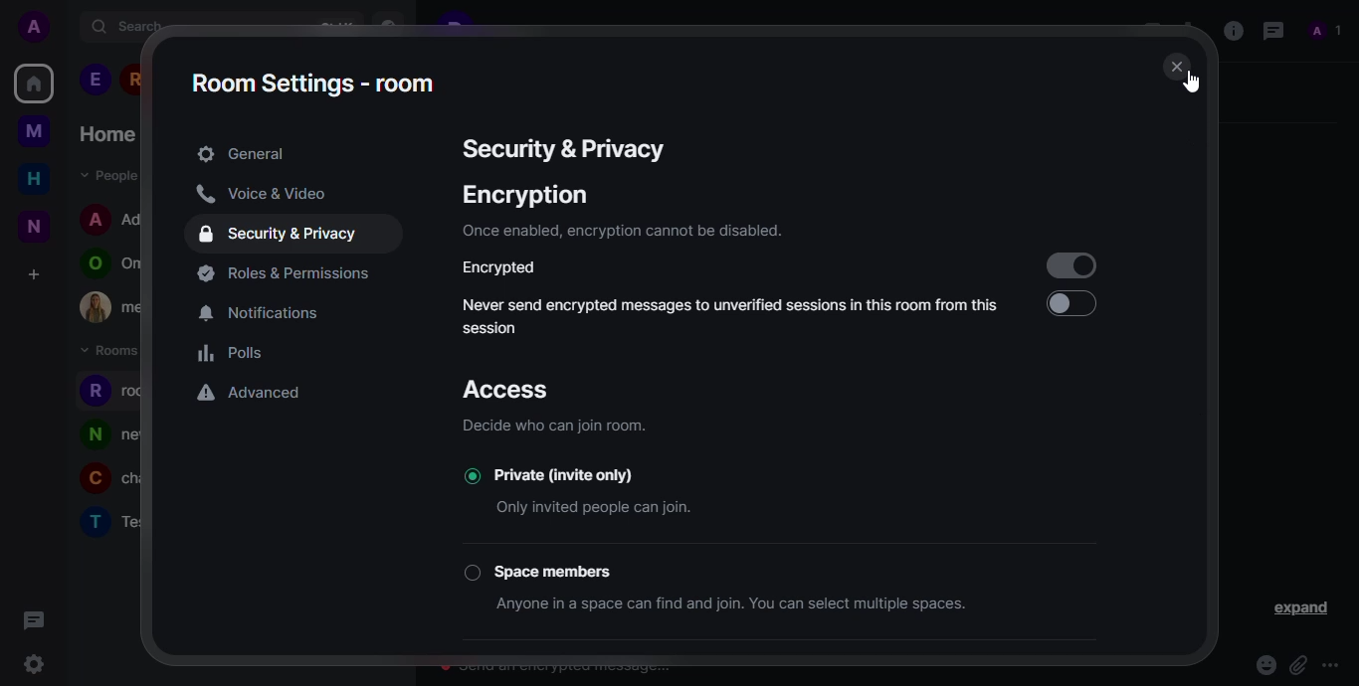  What do you see at coordinates (35, 620) in the screenshot?
I see `threads` at bounding box center [35, 620].